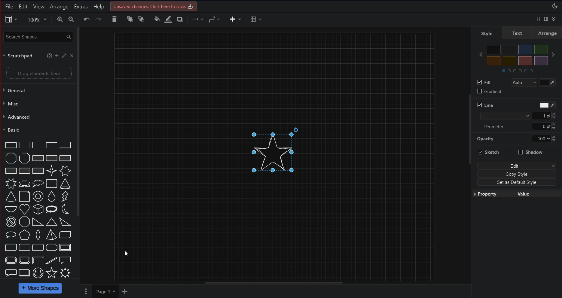 This screenshot has height=298, width=562. What do you see at coordinates (52, 260) in the screenshot?
I see `diagonal stripe` at bounding box center [52, 260].